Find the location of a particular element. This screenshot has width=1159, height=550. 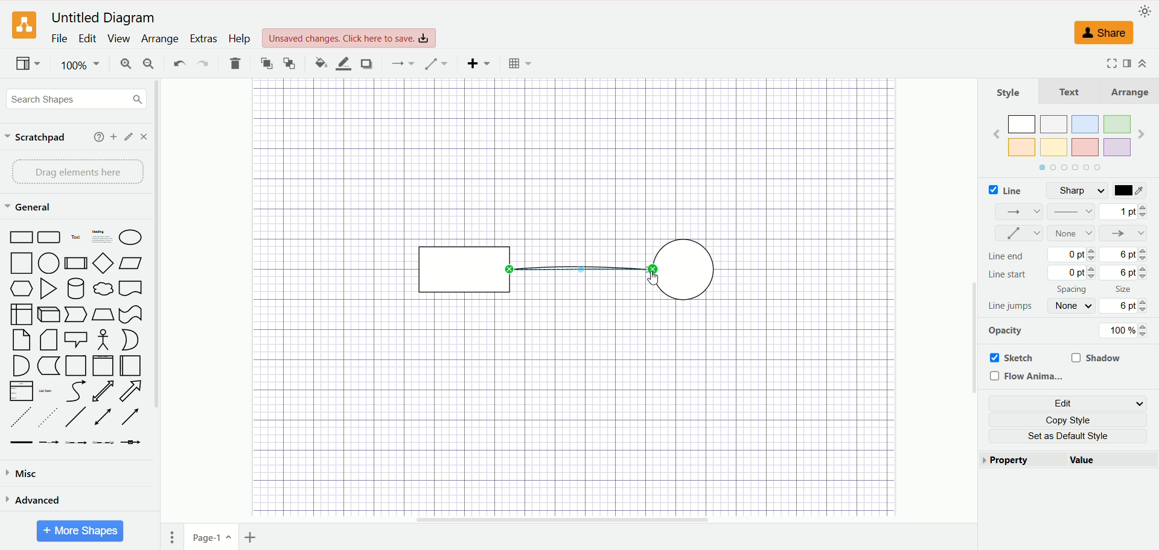

pages is located at coordinates (173, 537).